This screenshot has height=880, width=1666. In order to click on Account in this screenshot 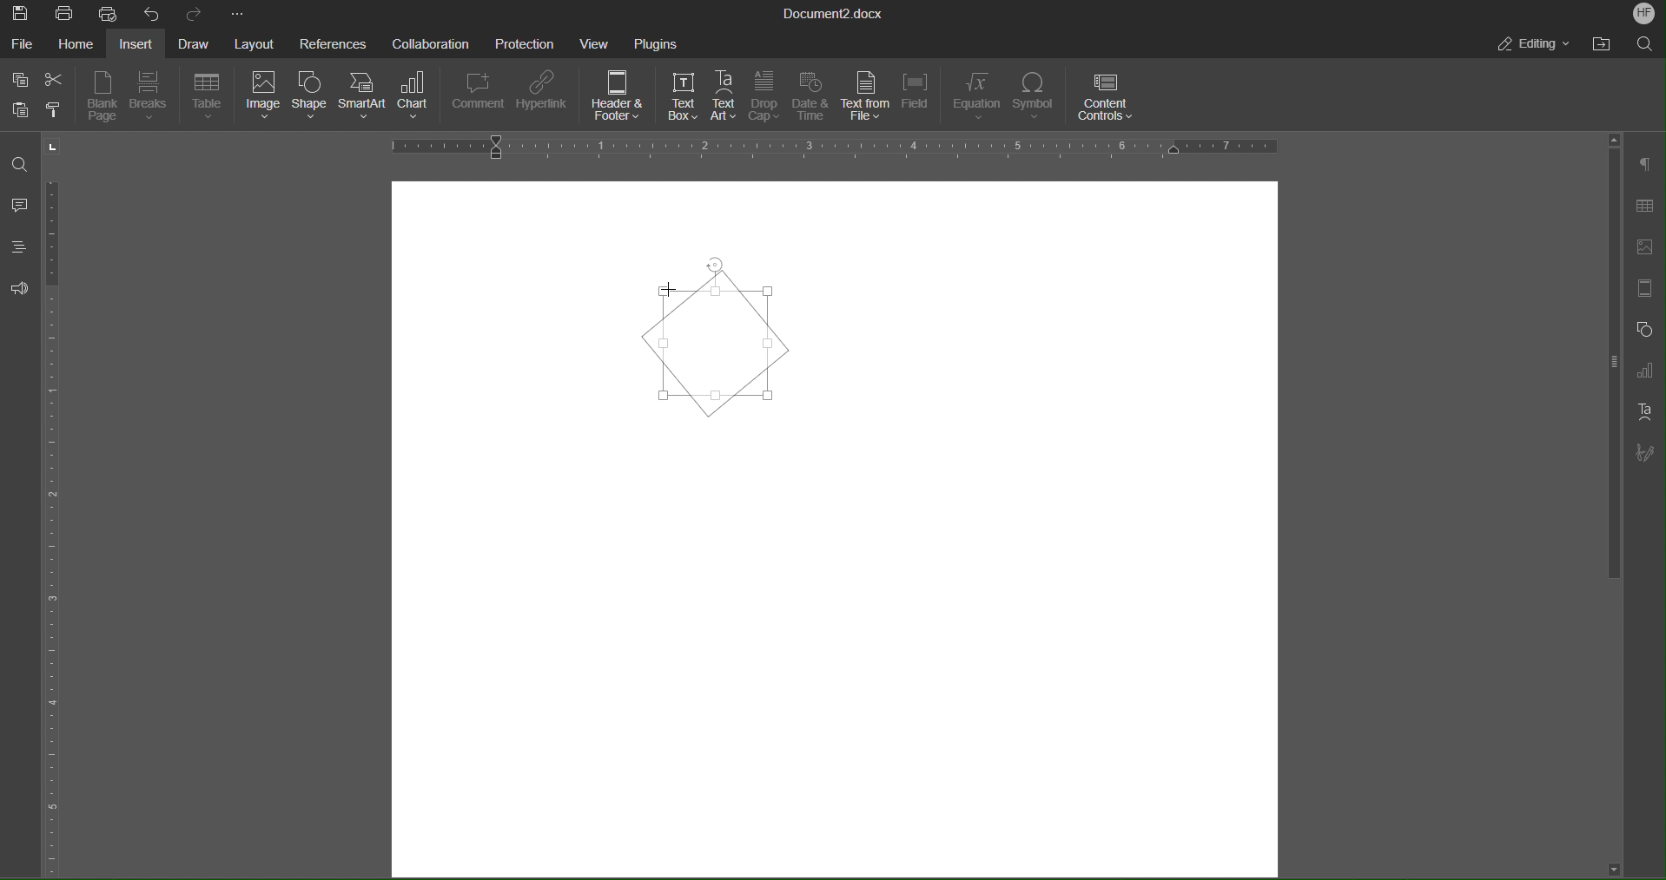, I will do `click(1644, 15)`.